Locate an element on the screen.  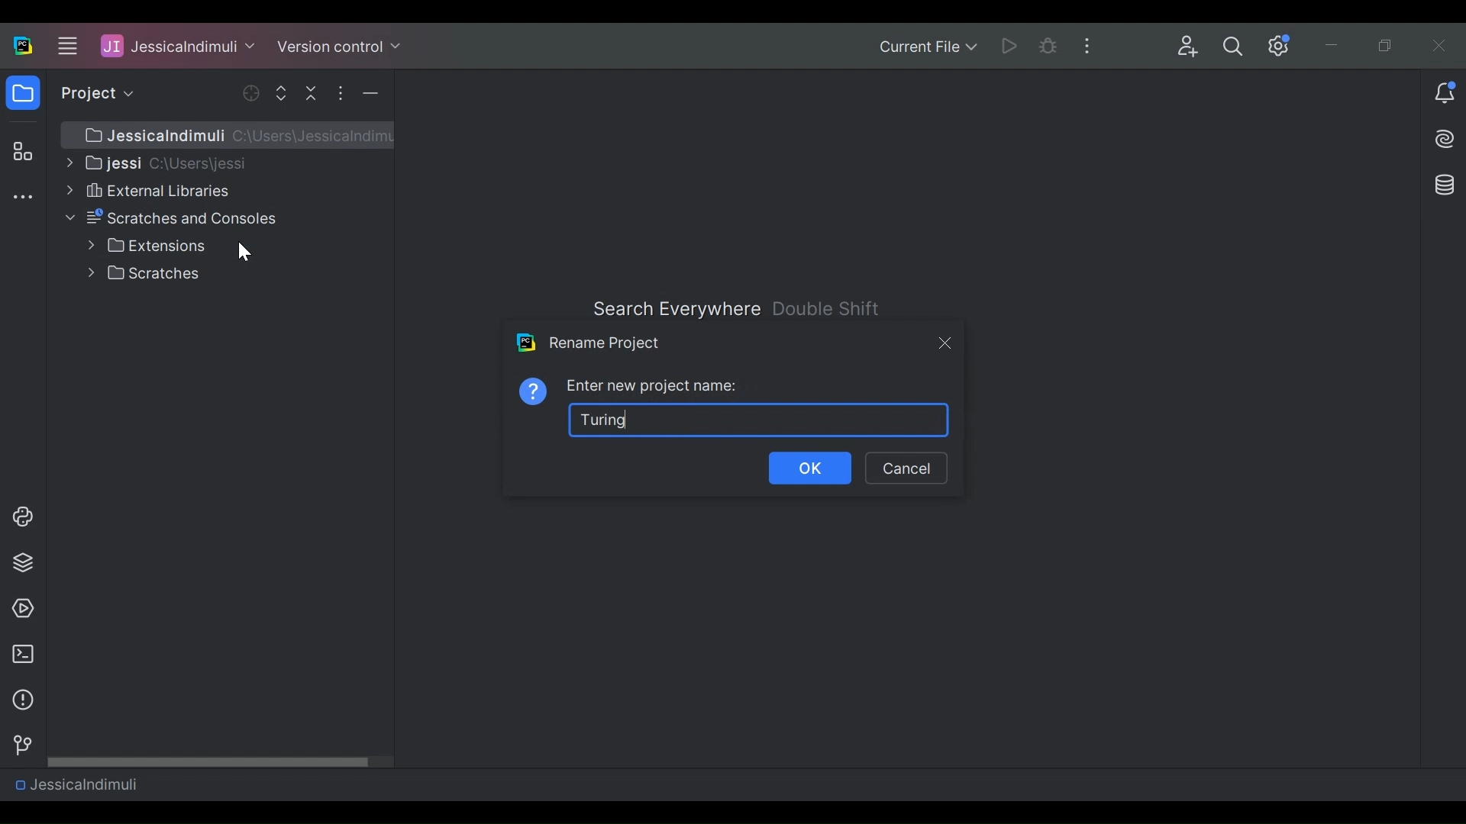
More Options is located at coordinates (1092, 44).